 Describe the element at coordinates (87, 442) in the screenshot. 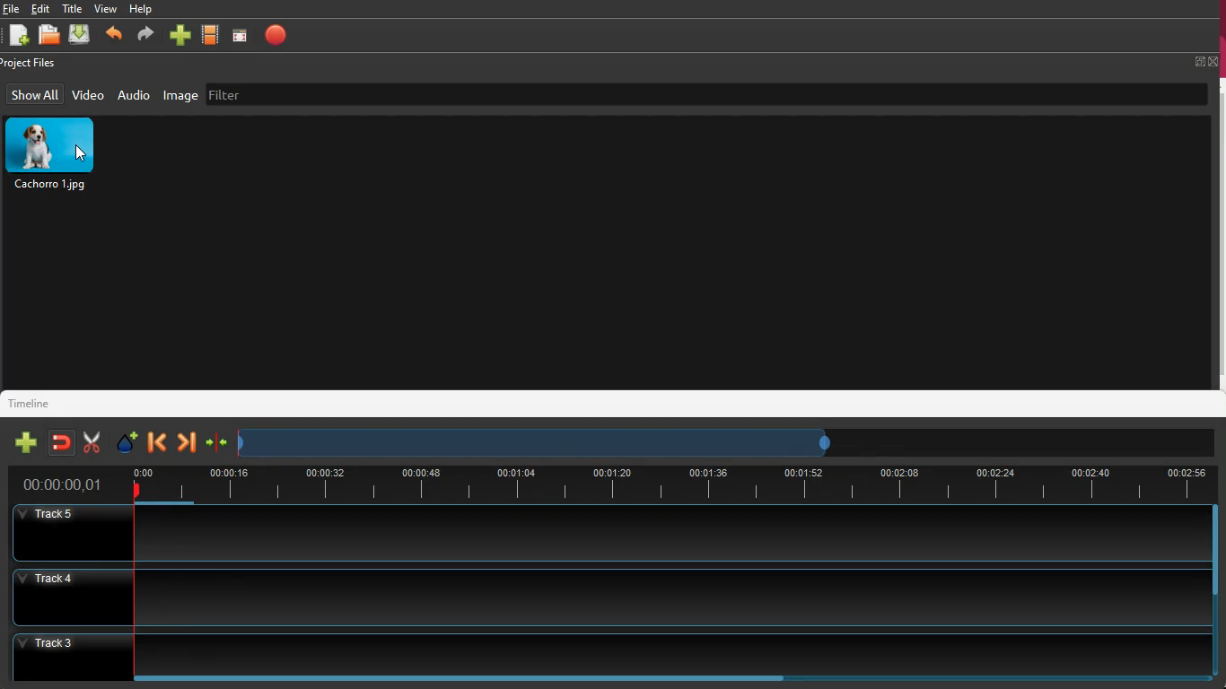

I see `cut` at that location.